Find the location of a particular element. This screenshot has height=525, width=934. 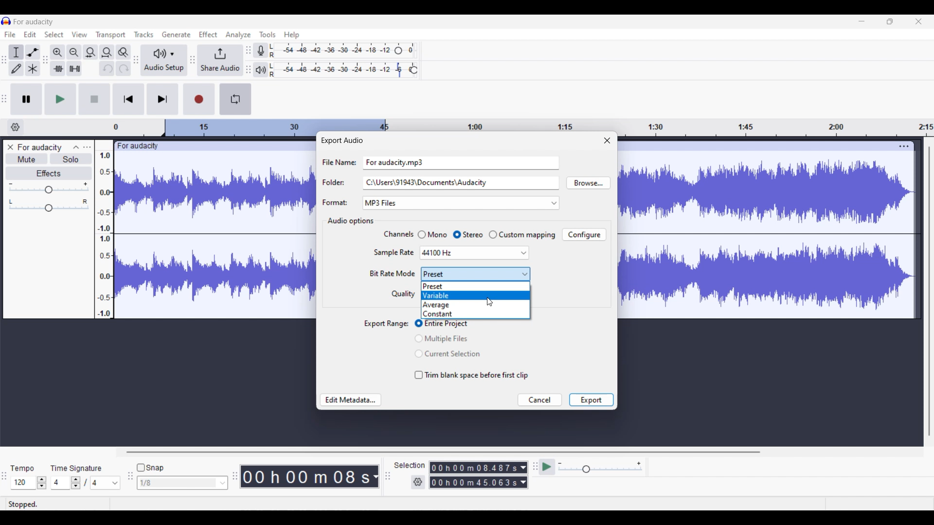

Tempo options is located at coordinates (22, 483).